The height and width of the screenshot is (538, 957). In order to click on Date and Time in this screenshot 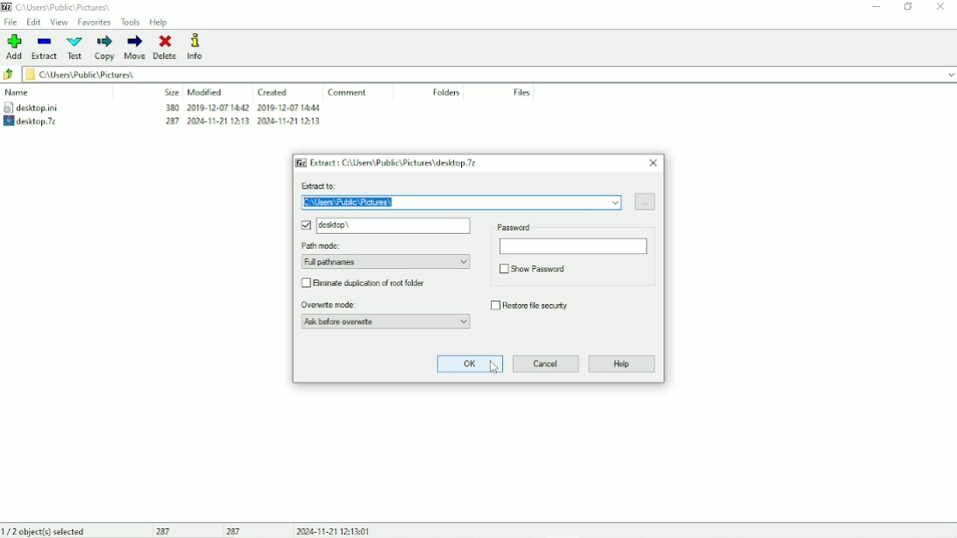, I will do `click(336, 531)`.